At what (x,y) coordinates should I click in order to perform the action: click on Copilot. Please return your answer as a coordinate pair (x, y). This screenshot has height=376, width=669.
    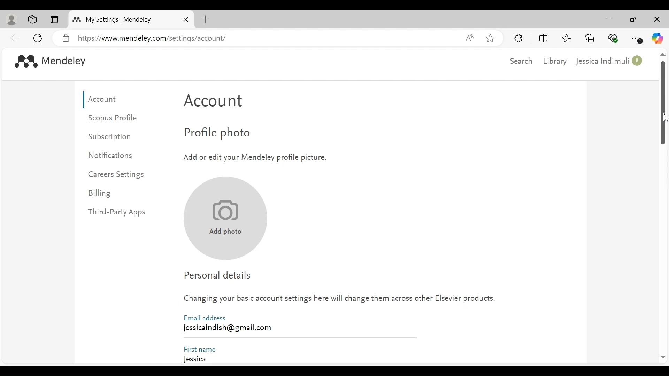
    Looking at the image, I should click on (658, 38).